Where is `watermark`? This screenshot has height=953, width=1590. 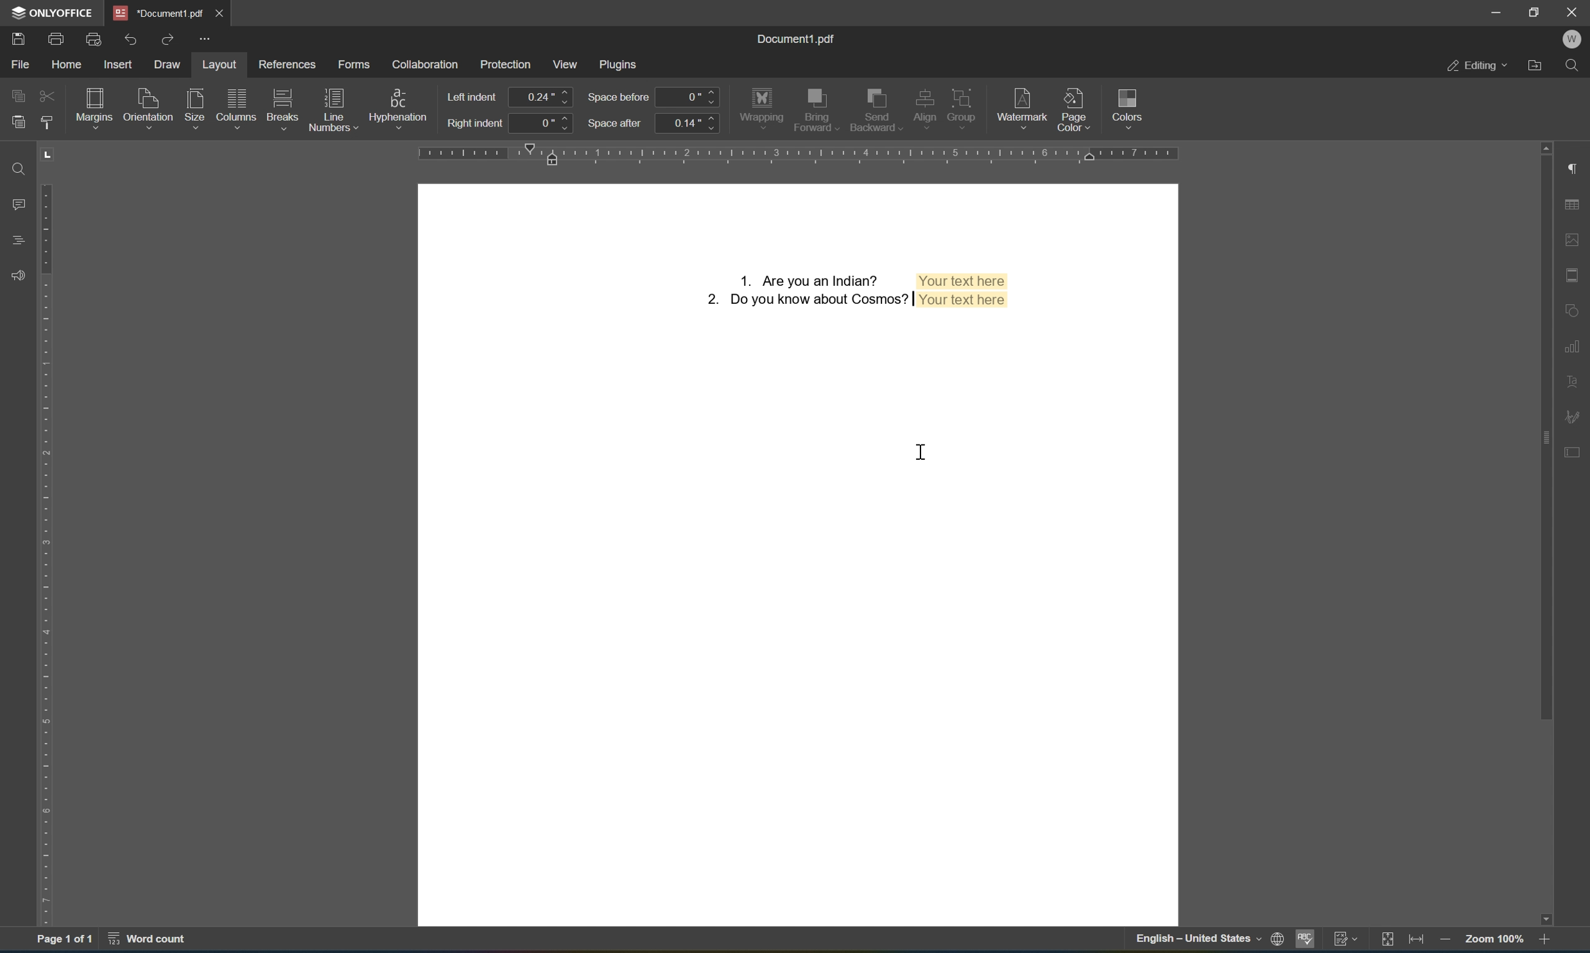
watermark is located at coordinates (1023, 105).